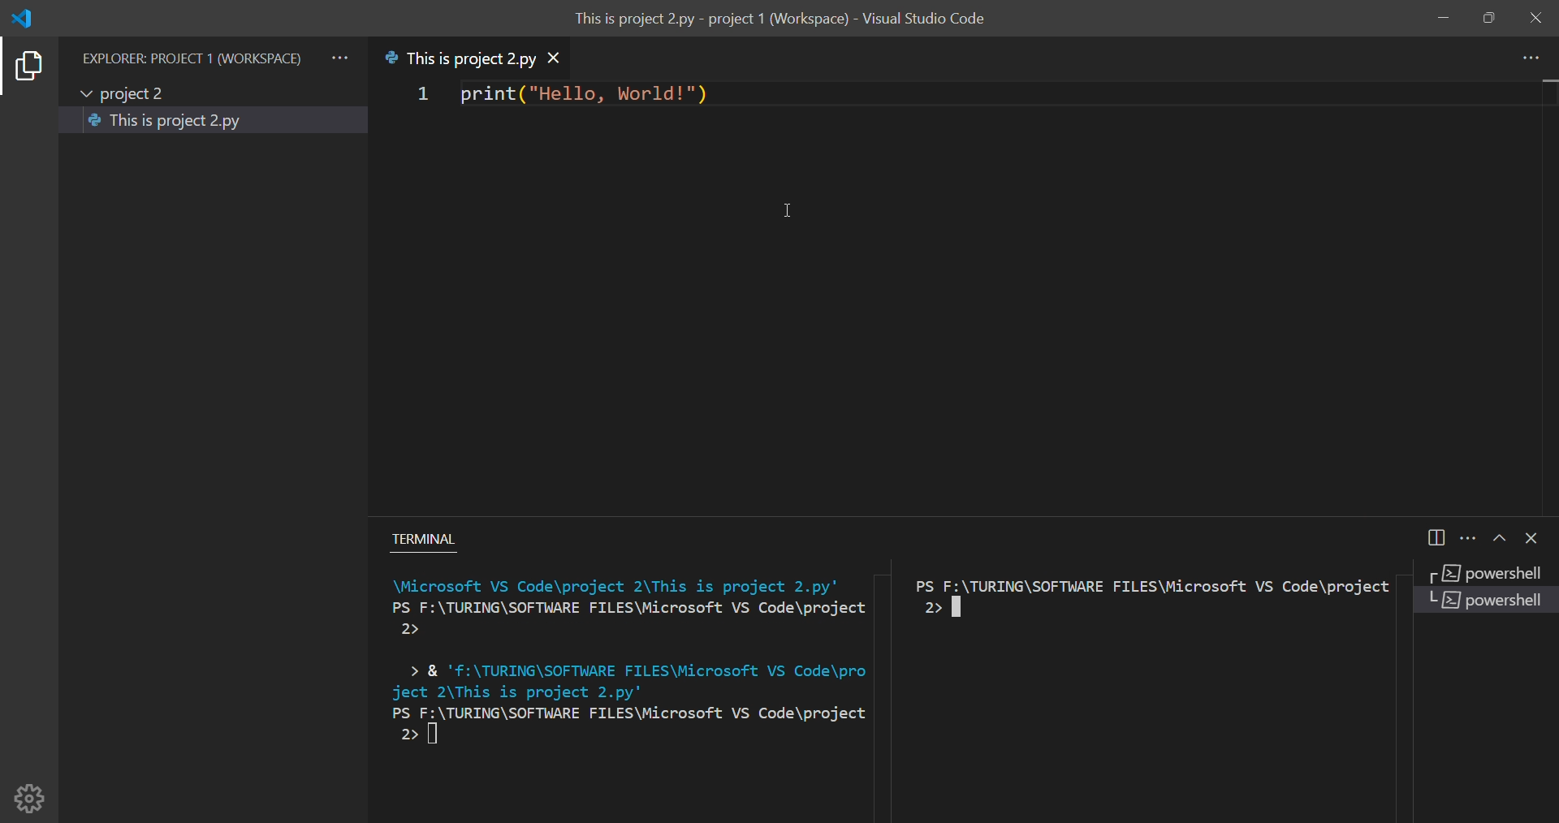 The height and width of the screenshot is (823, 1559). What do you see at coordinates (192, 50) in the screenshot?
I see `EXPLORER: PROJECT 1 (WORKSPACE)` at bounding box center [192, 50].